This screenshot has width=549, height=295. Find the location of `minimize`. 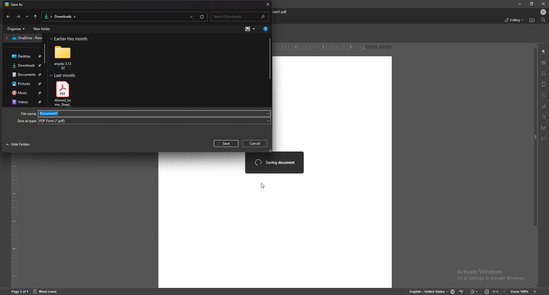

minimize is located at coordinates (520, 4).